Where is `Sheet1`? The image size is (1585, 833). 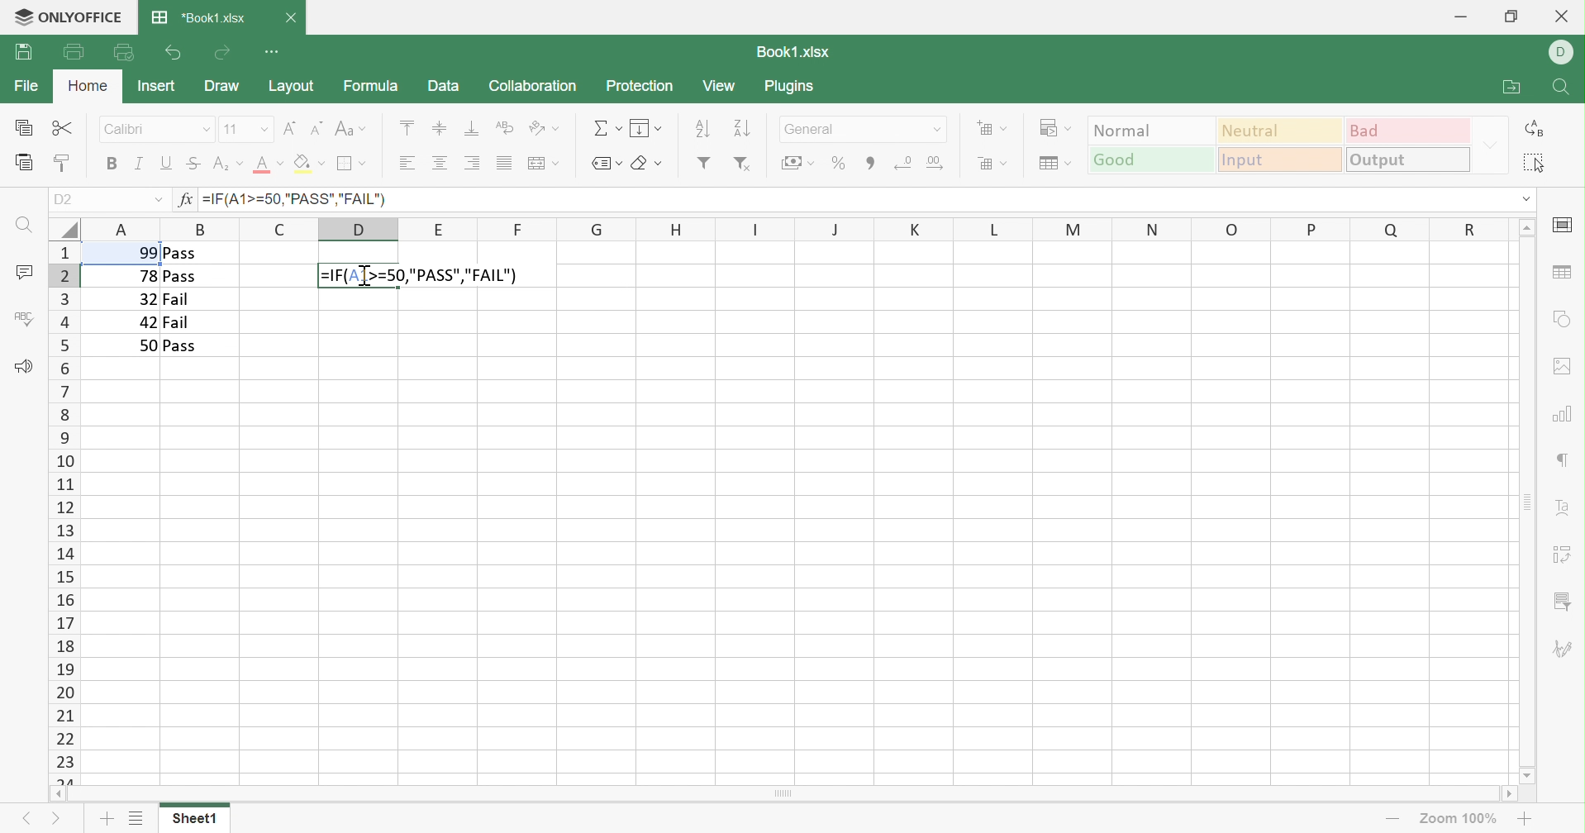
Sheet1 is located at coordinates (193, 821).